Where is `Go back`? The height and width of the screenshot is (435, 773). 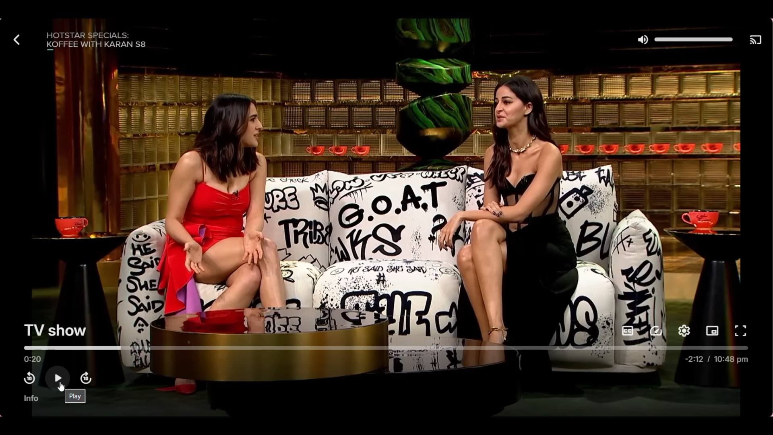 Go back is located at coordinates (18, 39).